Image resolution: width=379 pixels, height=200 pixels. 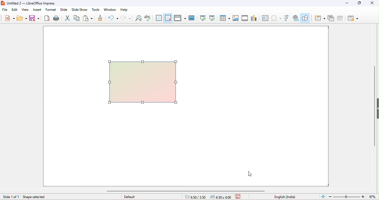 I want to click on insert, so click(x=37, y=9).